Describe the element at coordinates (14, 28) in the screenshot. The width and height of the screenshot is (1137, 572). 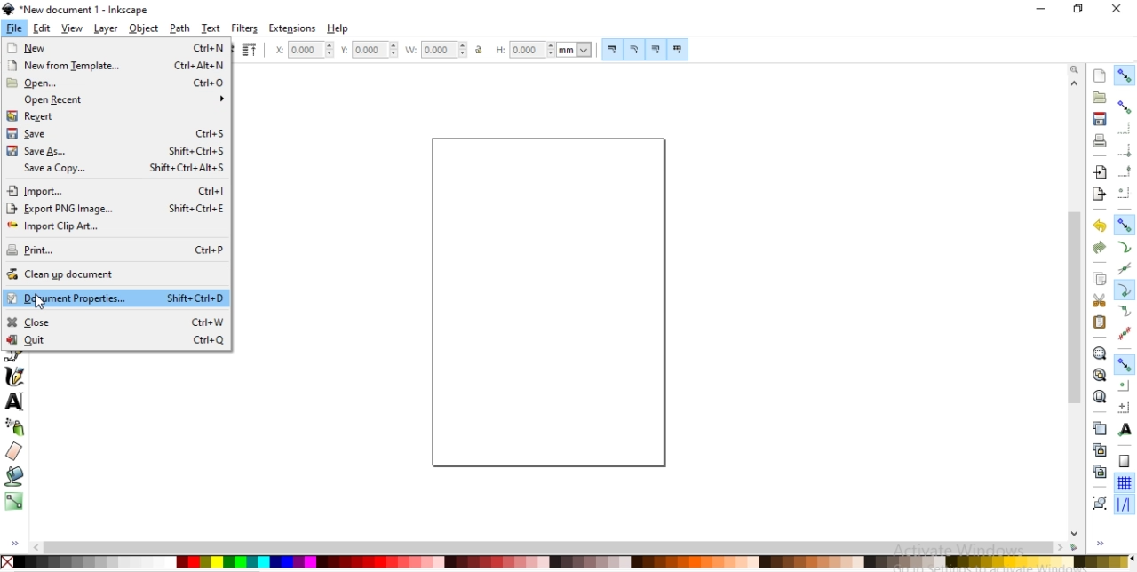
I see `file` at that location.